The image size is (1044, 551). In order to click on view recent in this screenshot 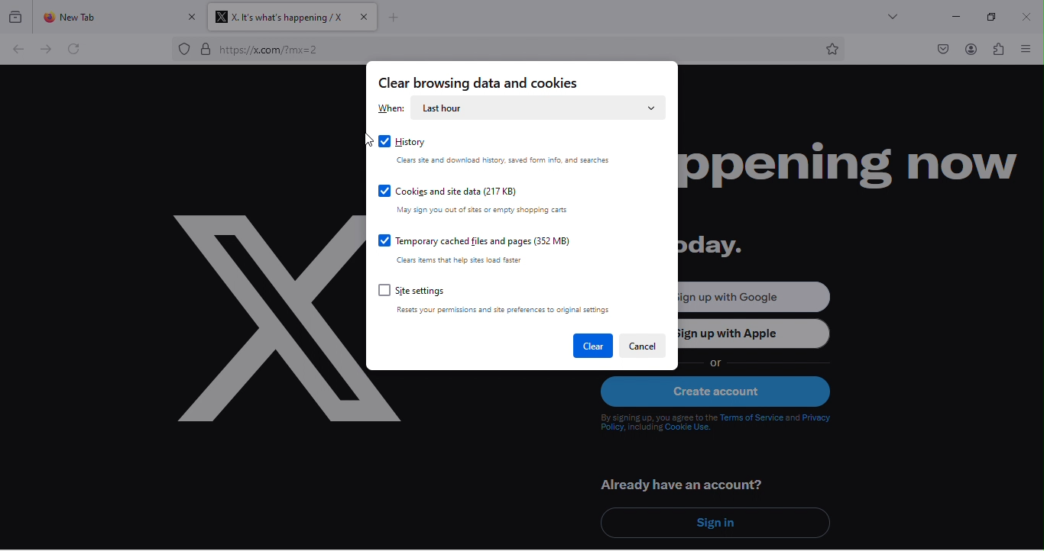, I will do `click(18, 18)`.